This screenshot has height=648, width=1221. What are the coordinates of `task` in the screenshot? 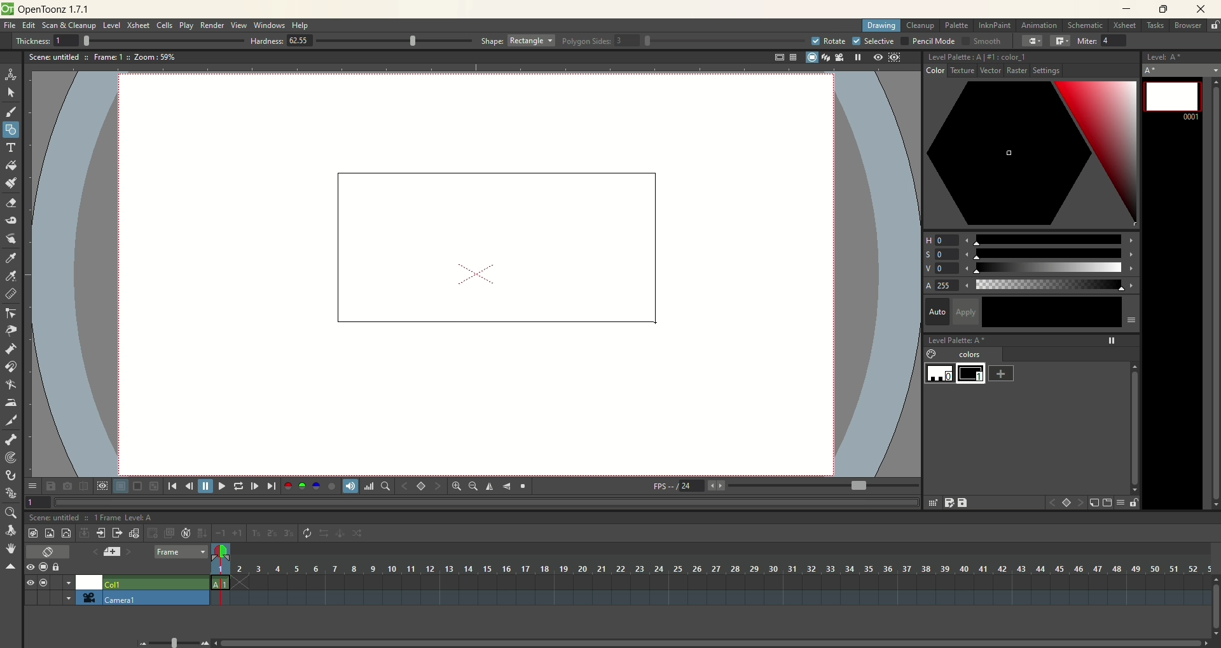 It's located at (1154, 28).